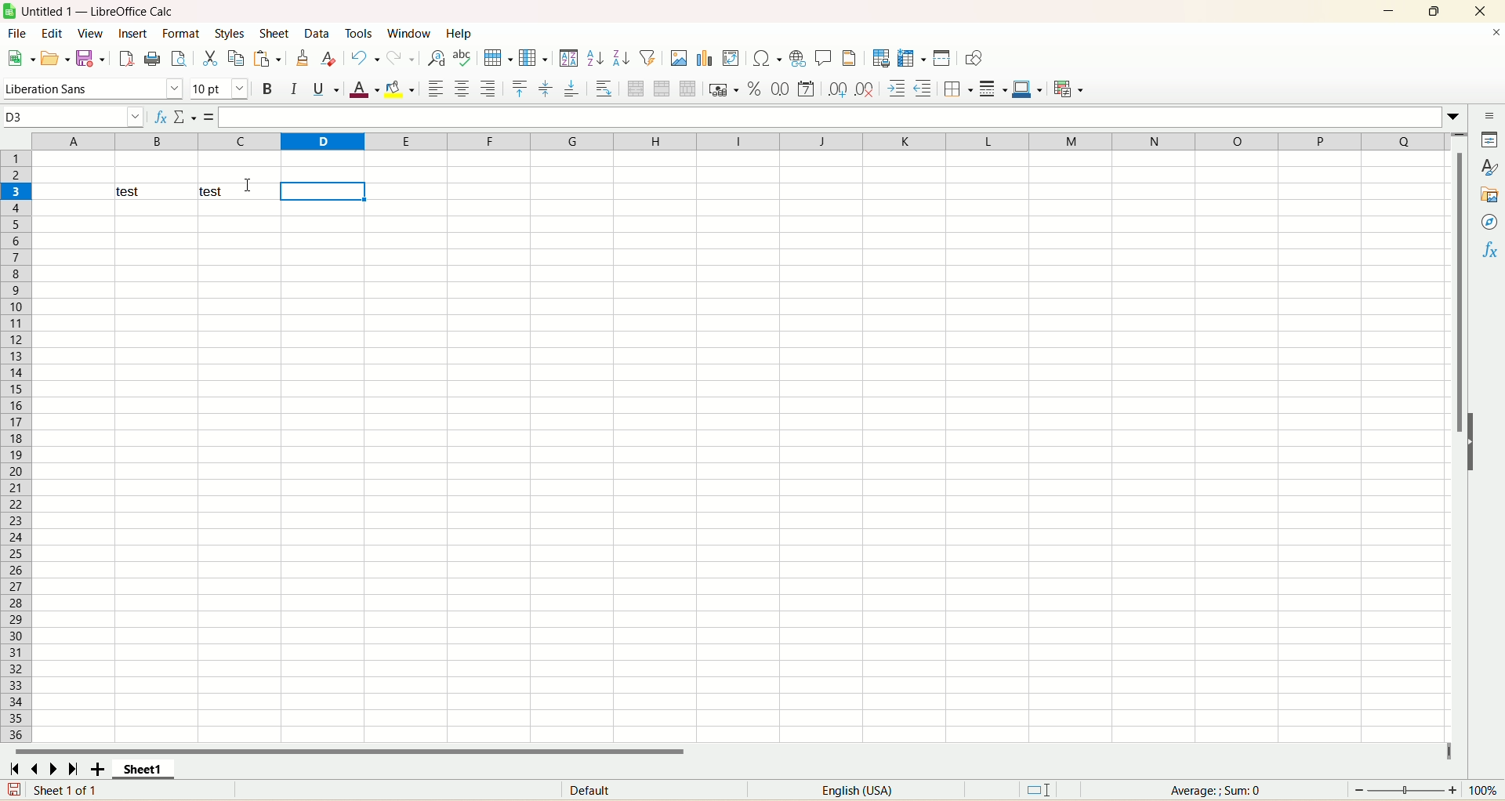 This screenshot has height=801, width=1505. What do you see at coordinates (742, 472) in the screenshot?
I see `workbook` at bounding box center [742, 472].